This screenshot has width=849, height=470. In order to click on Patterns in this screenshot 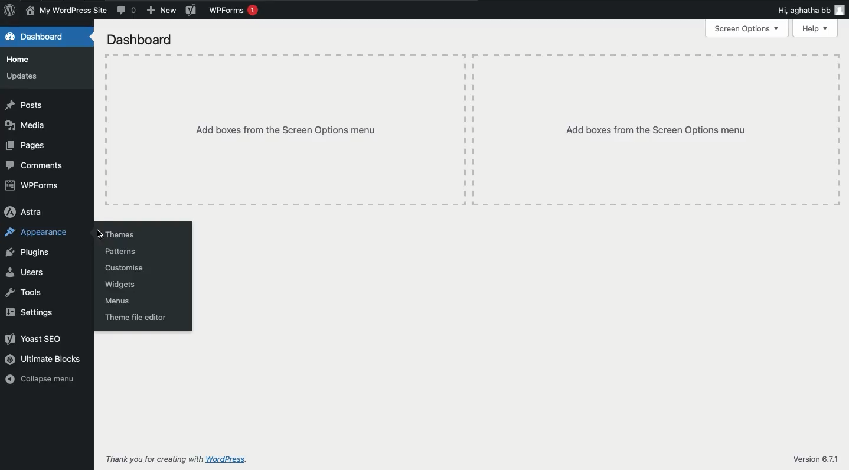, I will do `click(122, 252)`.